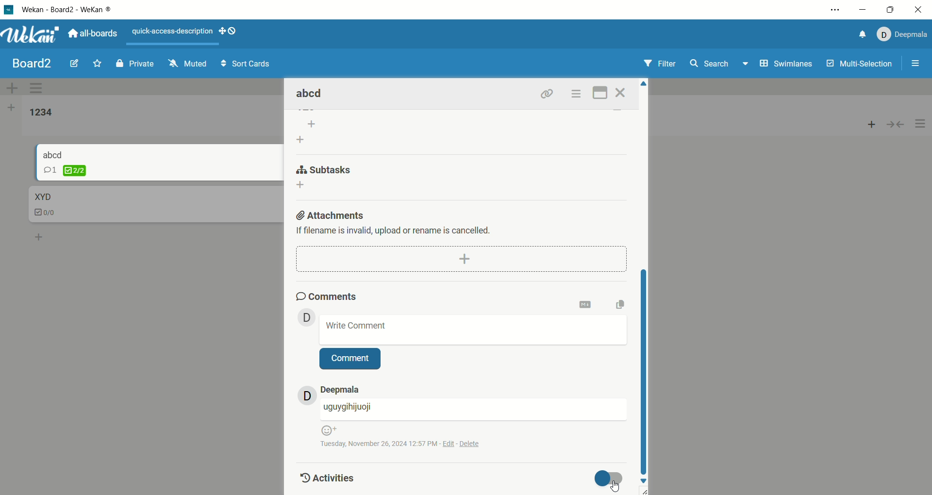  I want to click on muted, so click(188, 63).